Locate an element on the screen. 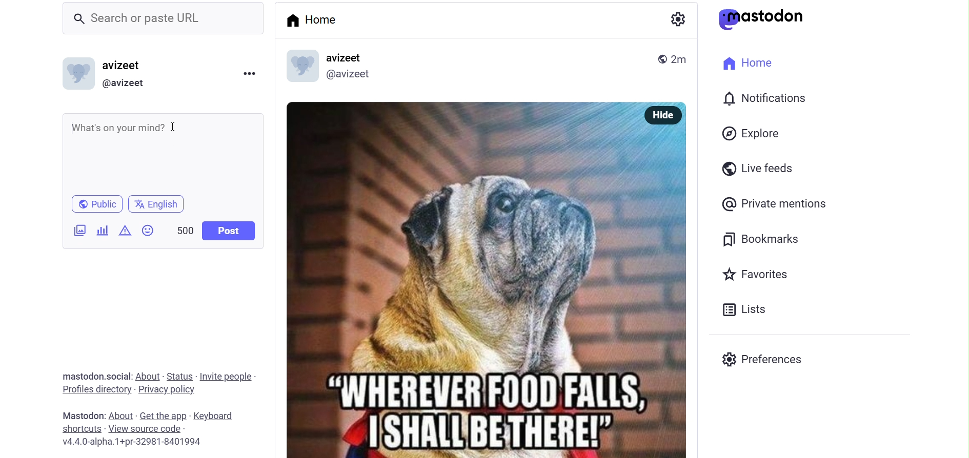  post is located at coordinates (227, 231).